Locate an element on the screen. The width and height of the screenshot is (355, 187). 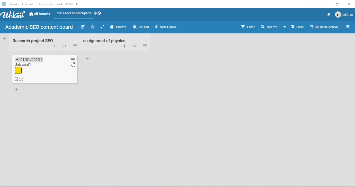
swimlane action is located at coordinates (146, 46).